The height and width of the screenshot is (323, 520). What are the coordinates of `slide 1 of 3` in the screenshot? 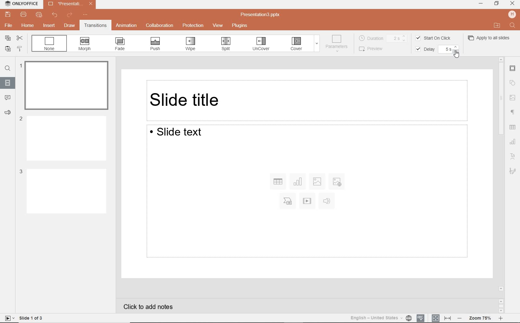 It's located at (23, 318).